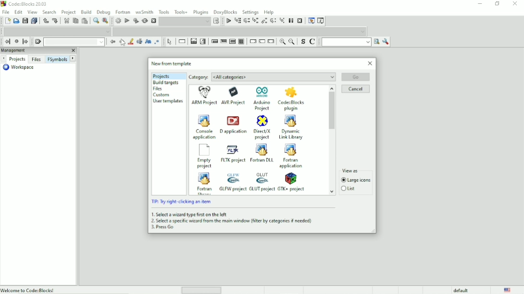 This screenshot has height=294, width=524. What do you see at coordinates (182, 202) in the screenshot?
I see `Tip` at bounding box center [182, 202].